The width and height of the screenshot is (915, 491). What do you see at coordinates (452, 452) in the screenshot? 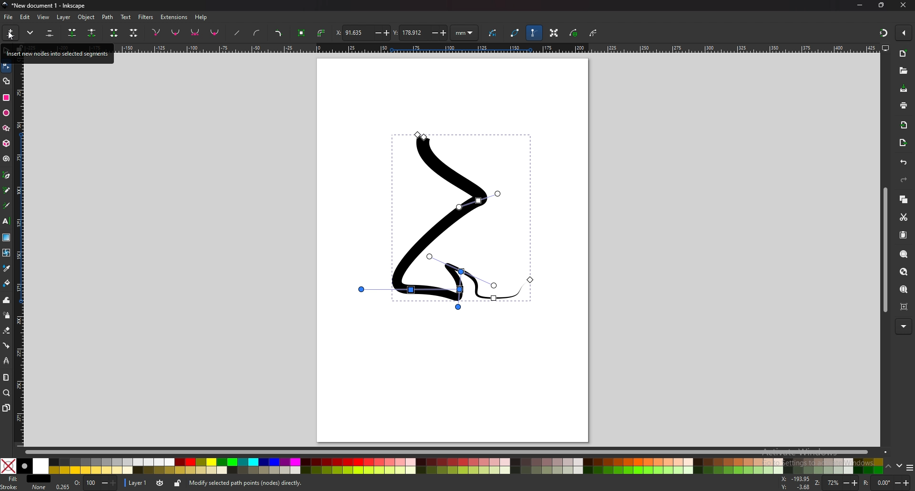
I see `scroll bar` at bounding box center [452, 452].